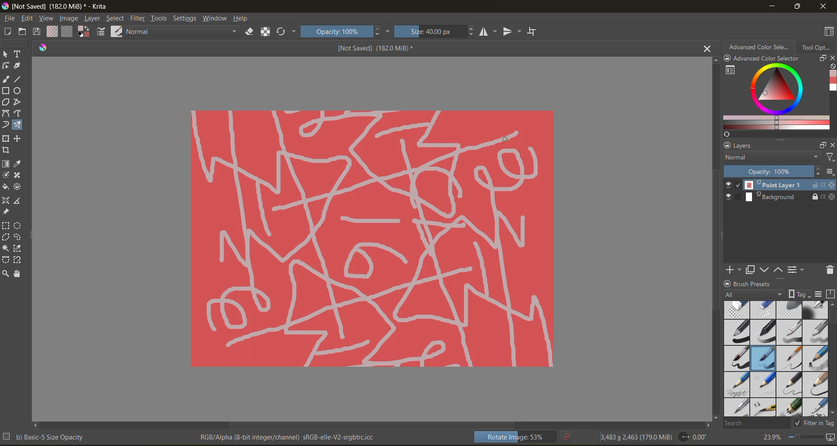 The width and height of the screenshot is (837, 446). I want to click on help, so click(245, 20).